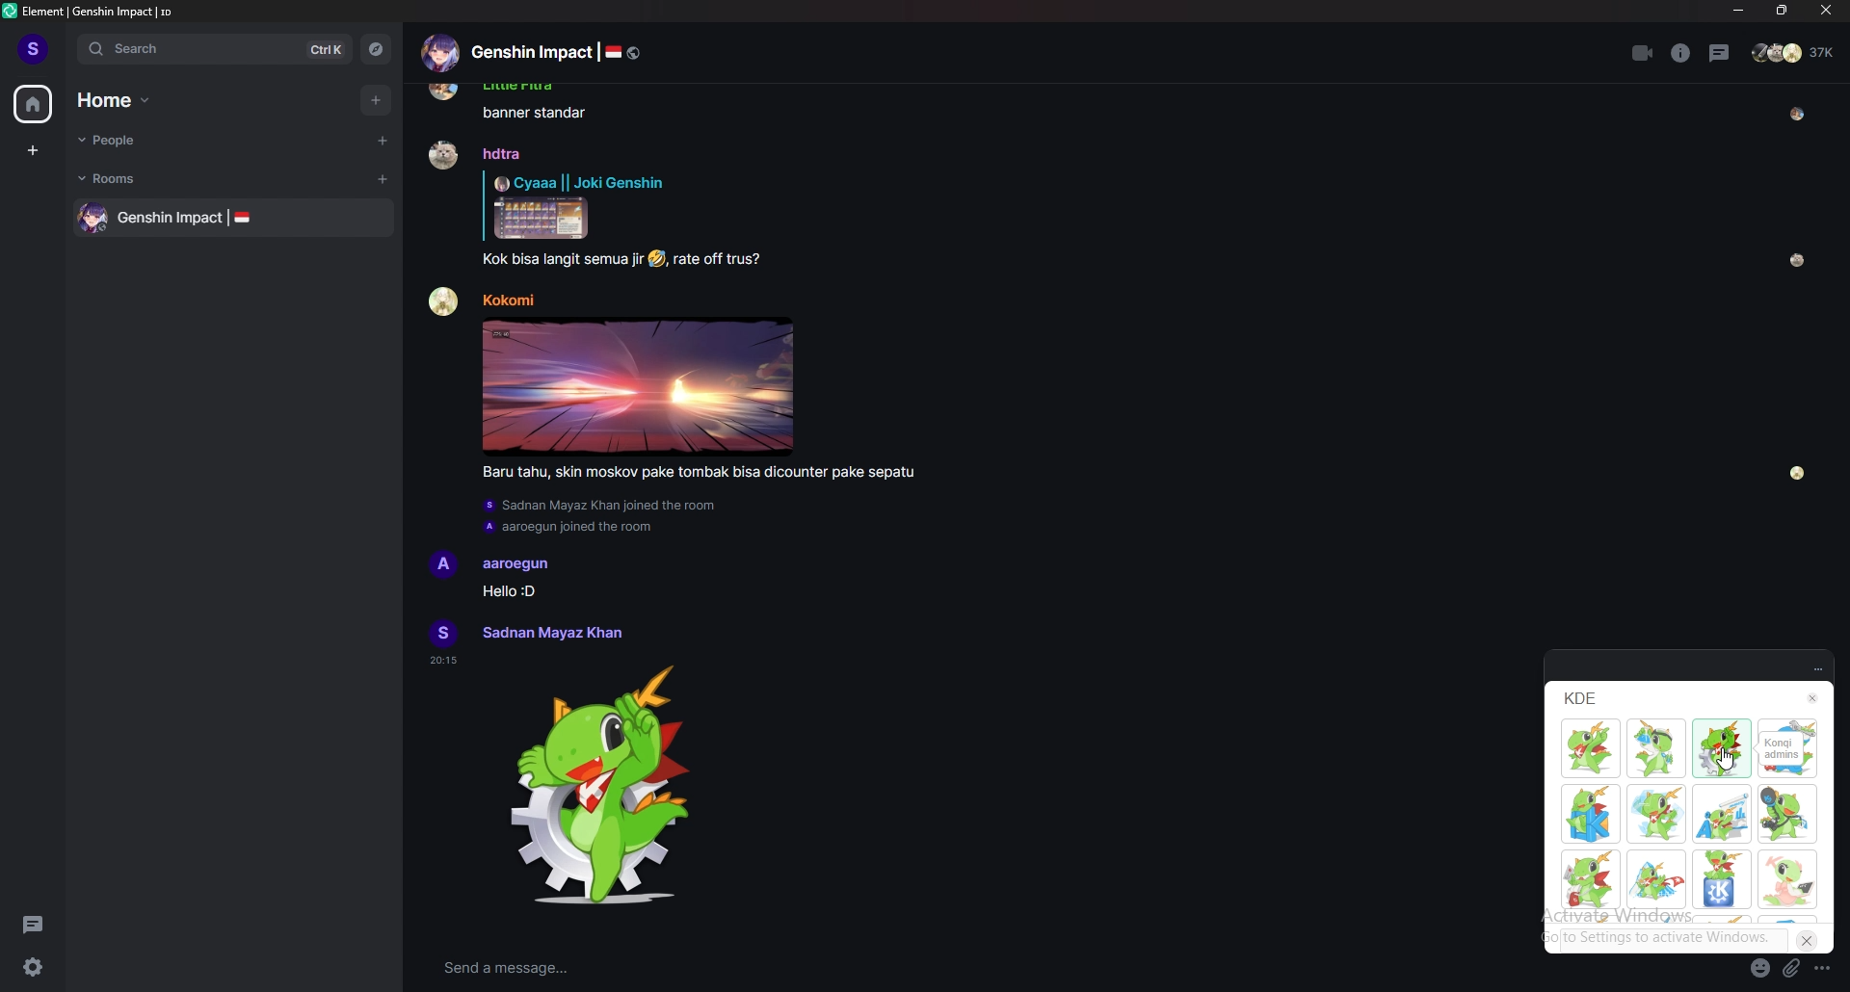 The image size is (1850, 992). Describe the element at coordinates (33, 924) in the screenshot. I see `threads` at that location.